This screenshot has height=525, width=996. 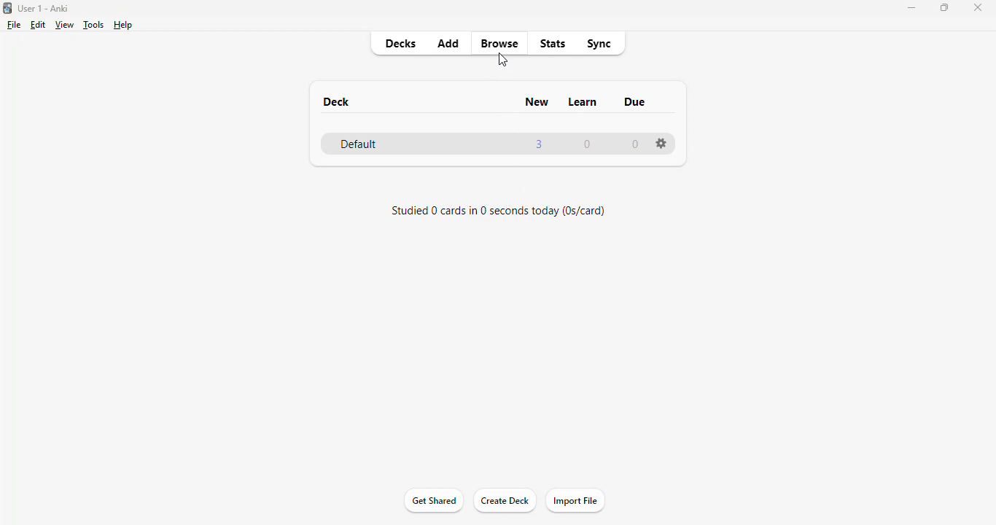 I want to click on file, so click(x=14, y=25).